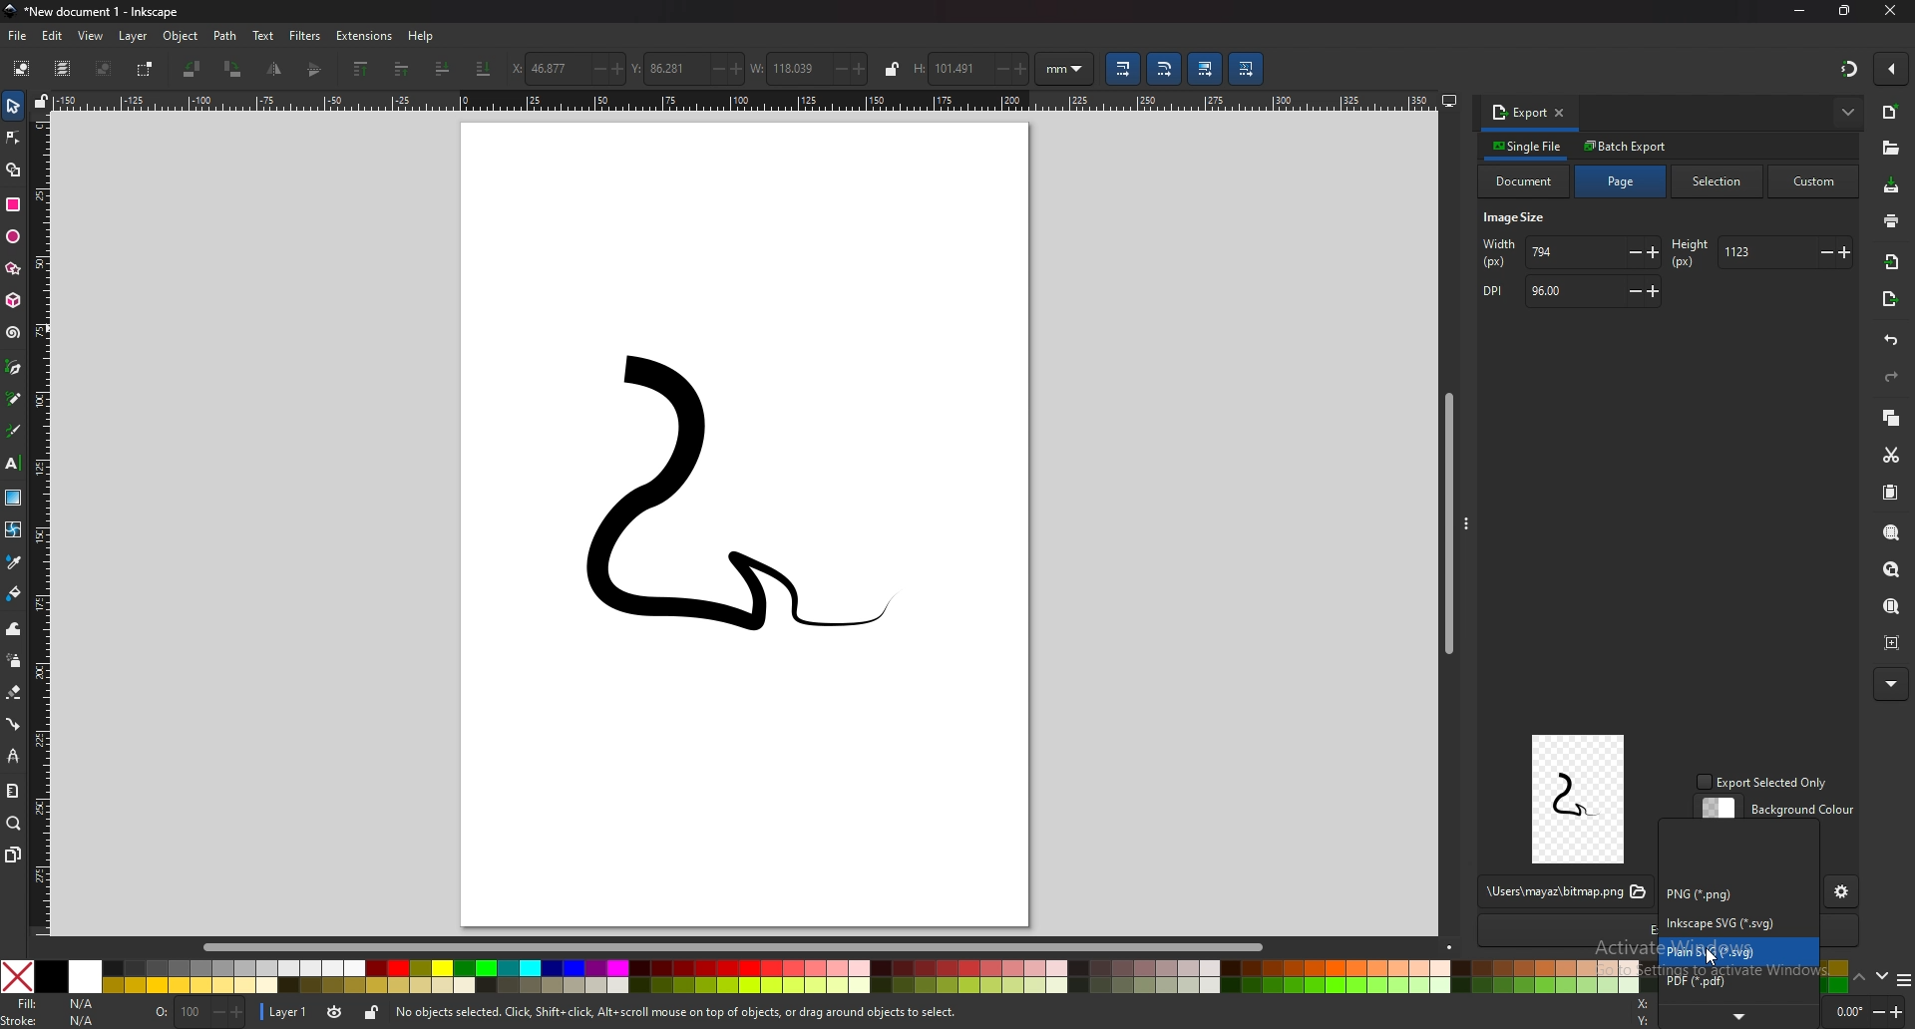 The image size is (1915, 1029). What do you see at coordinates (1561, 112) in the screenshot?
I see `close tab` at bounding box center [1561, 112].